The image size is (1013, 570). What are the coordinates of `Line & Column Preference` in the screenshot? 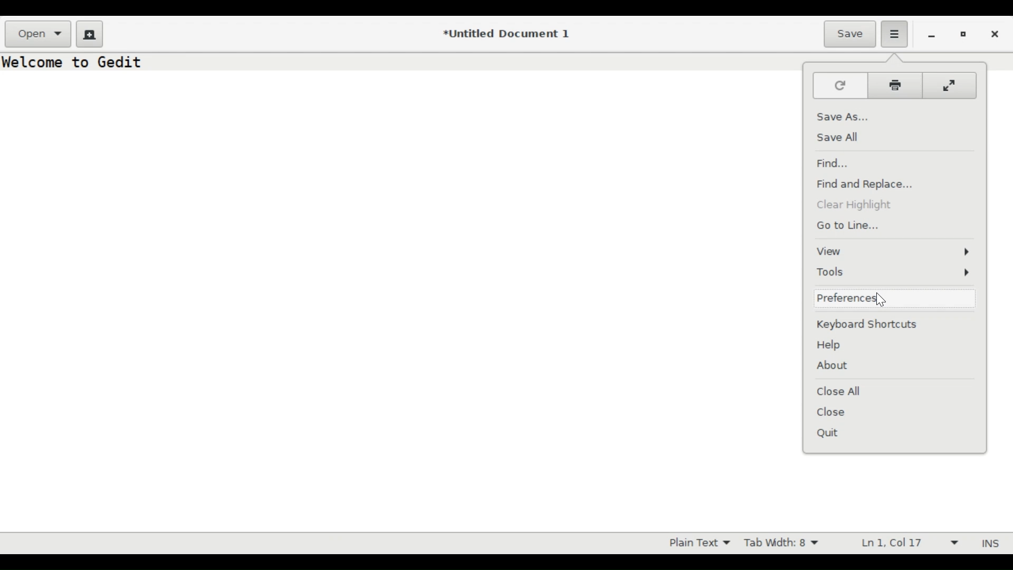 It's located at (910, 543).